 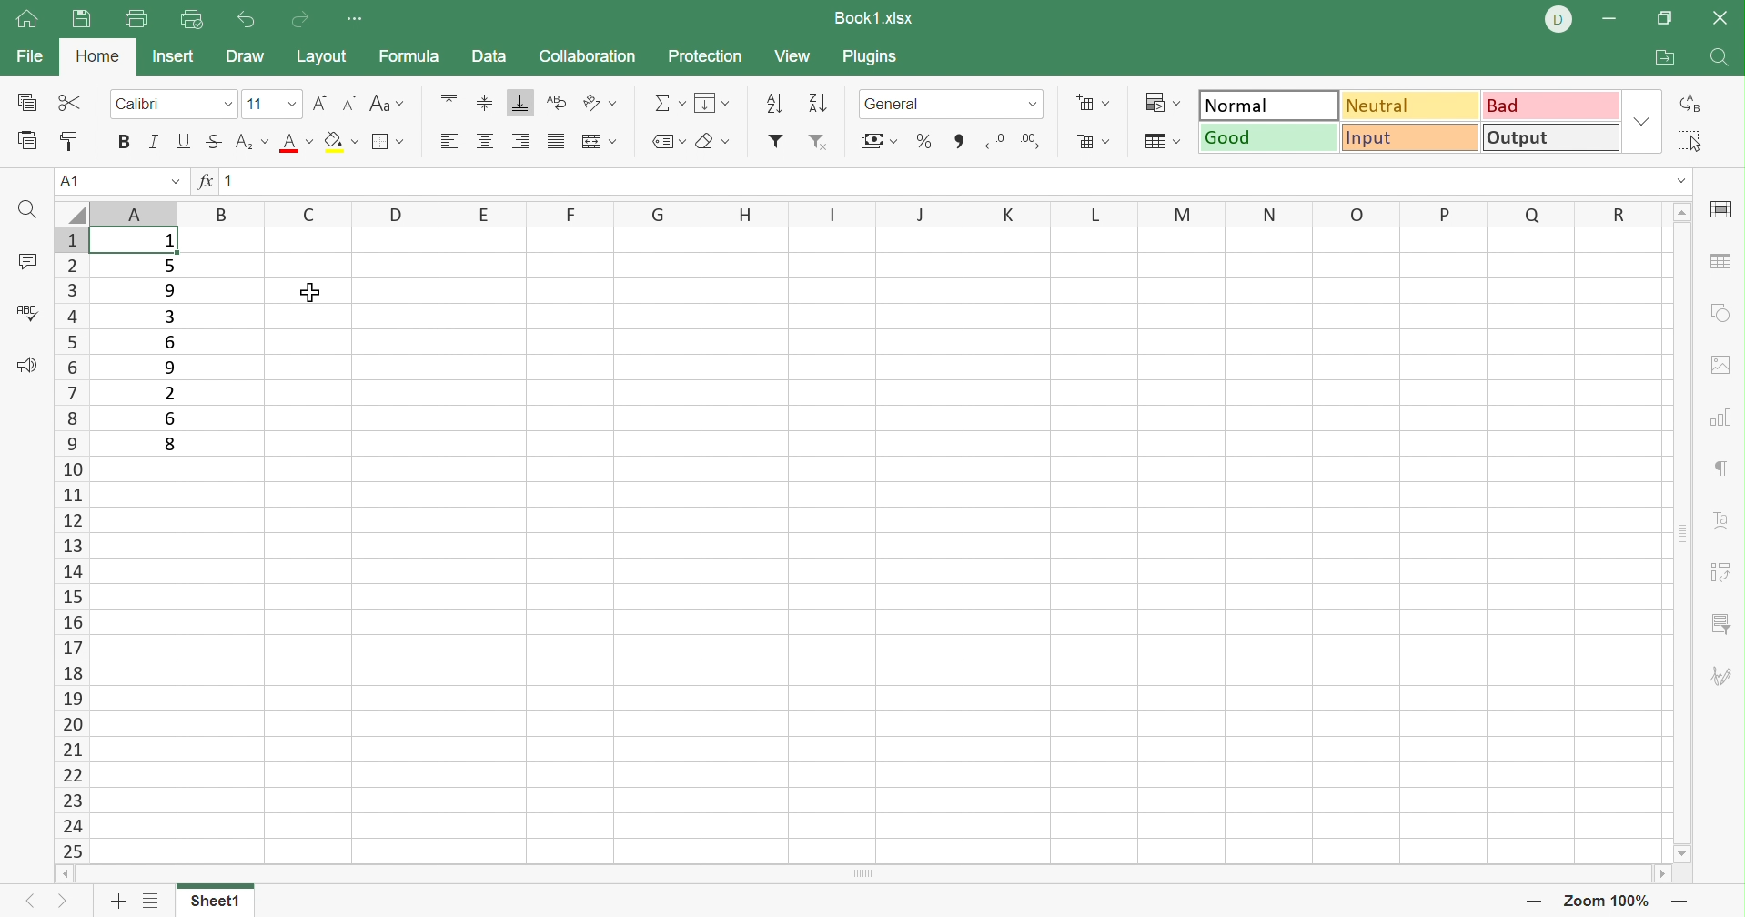 I want to click on A1, so click(x=74, y=184).